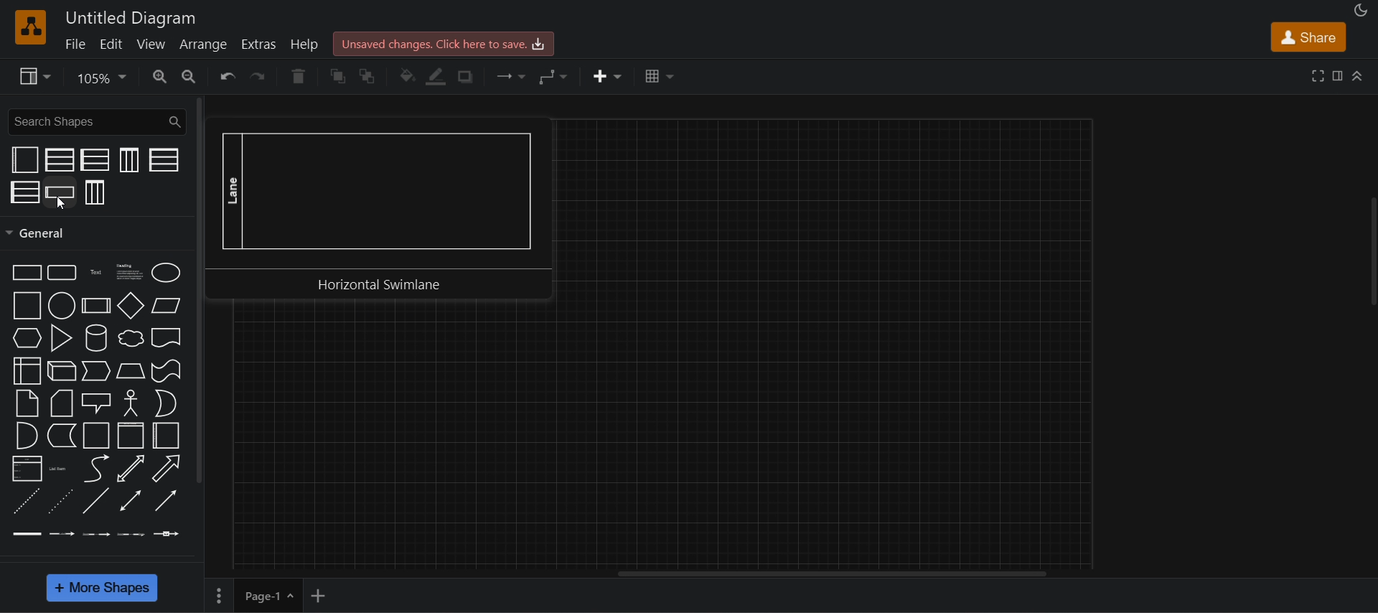 Image resolution: width=1378 pixels, height=613 pixels. Describe the element at coordinates (60, 160) in the screenshot. I see `vertical pool 2` at that location.